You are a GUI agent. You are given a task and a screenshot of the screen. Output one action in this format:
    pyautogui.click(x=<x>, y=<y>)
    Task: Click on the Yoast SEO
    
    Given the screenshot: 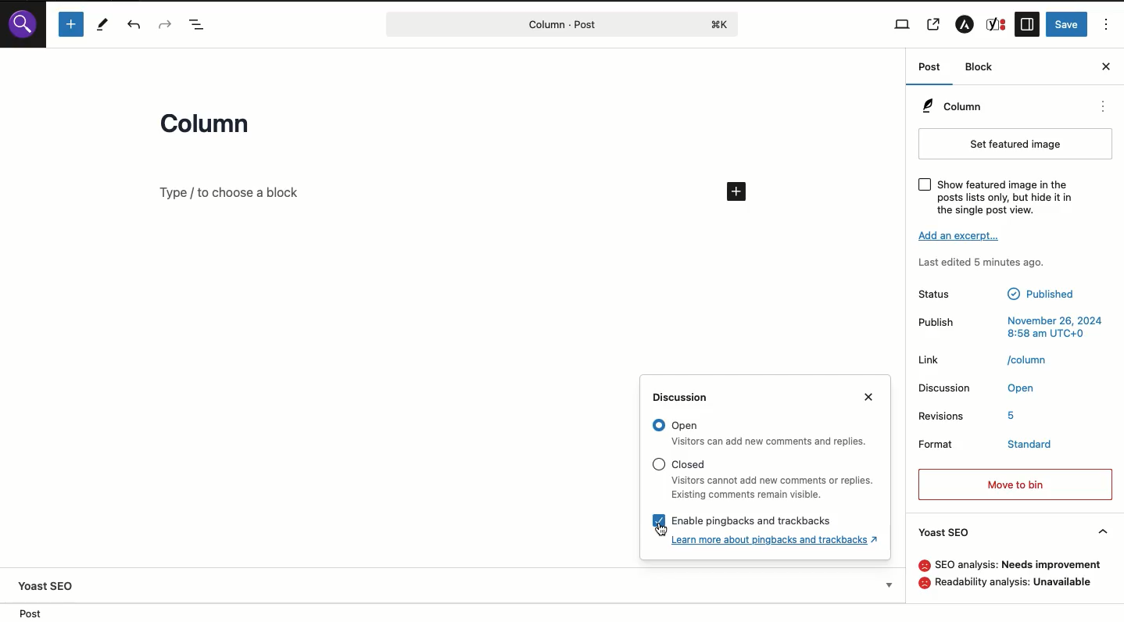 What is the action you would take?
    pyautogui.click(x=46, y=586)
    